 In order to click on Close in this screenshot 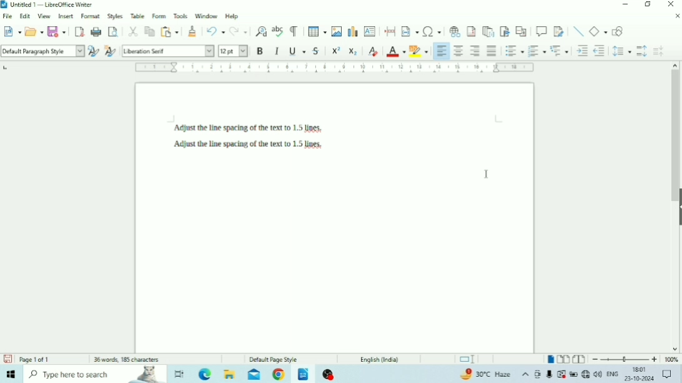, I will do `click(671, 4)`.